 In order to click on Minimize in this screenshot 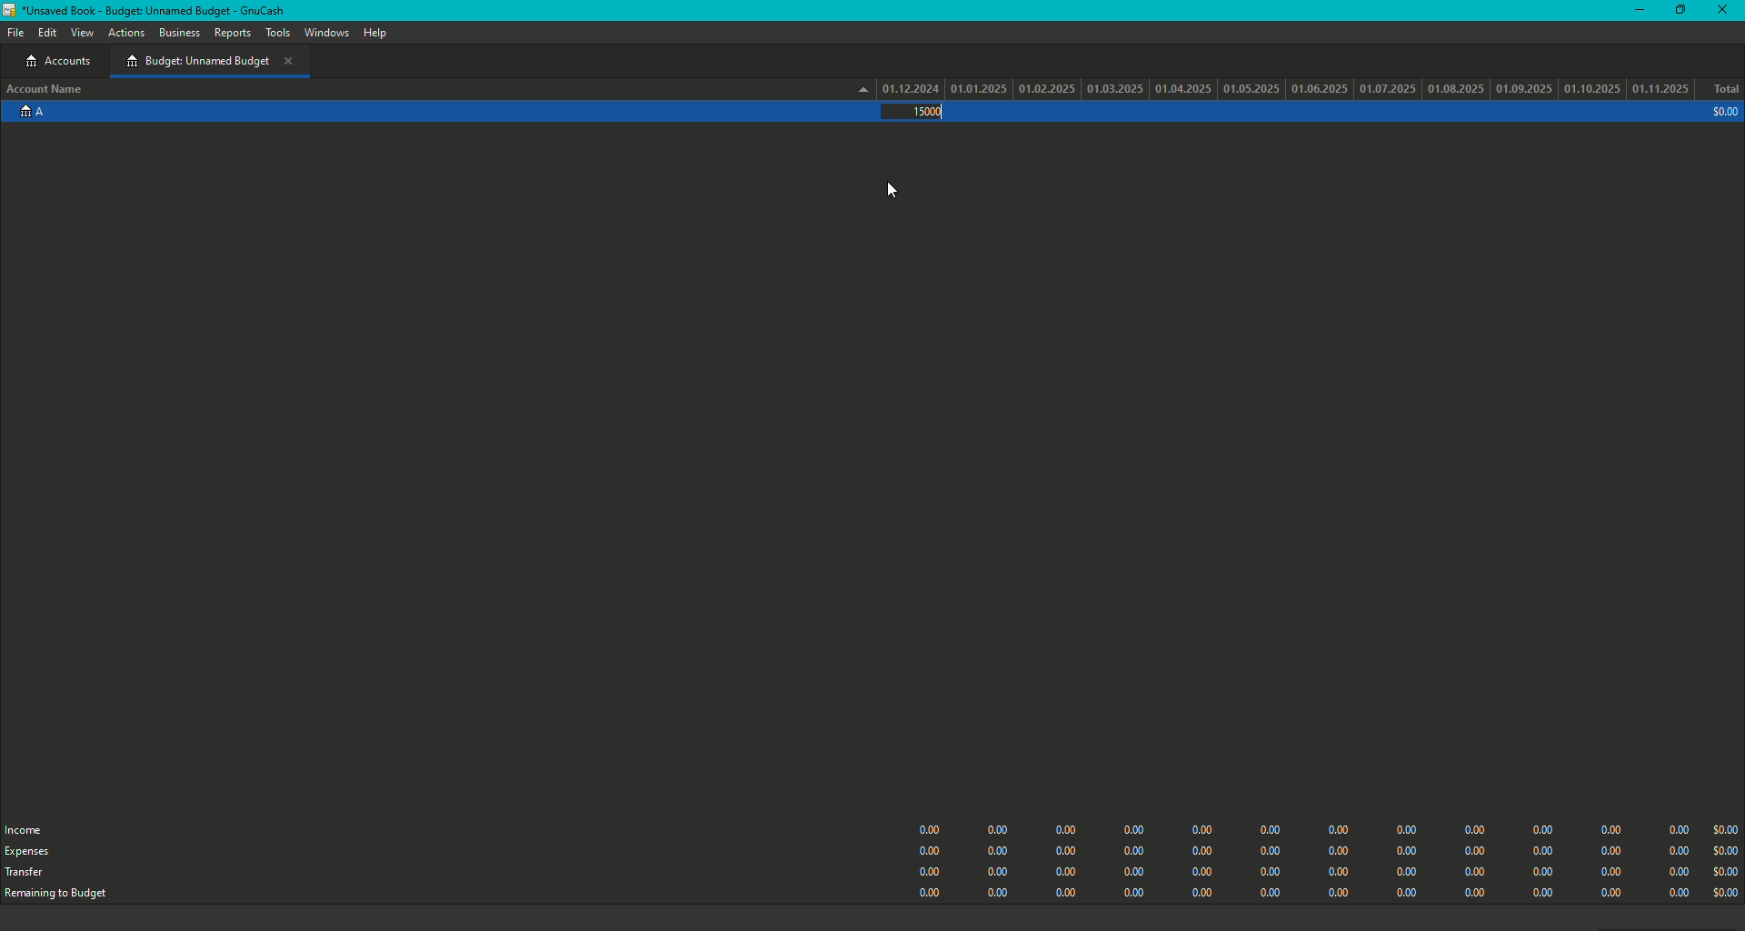, I will do `click(1635, 9)`.